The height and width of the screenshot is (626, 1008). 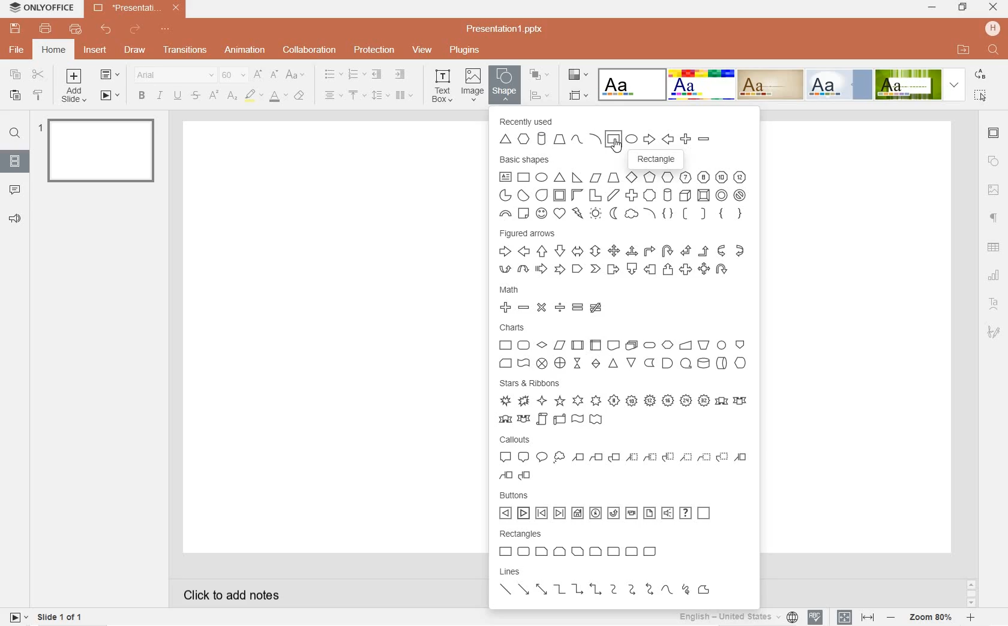 I want to click on stars & ribbons, so click(x=527, y=383).